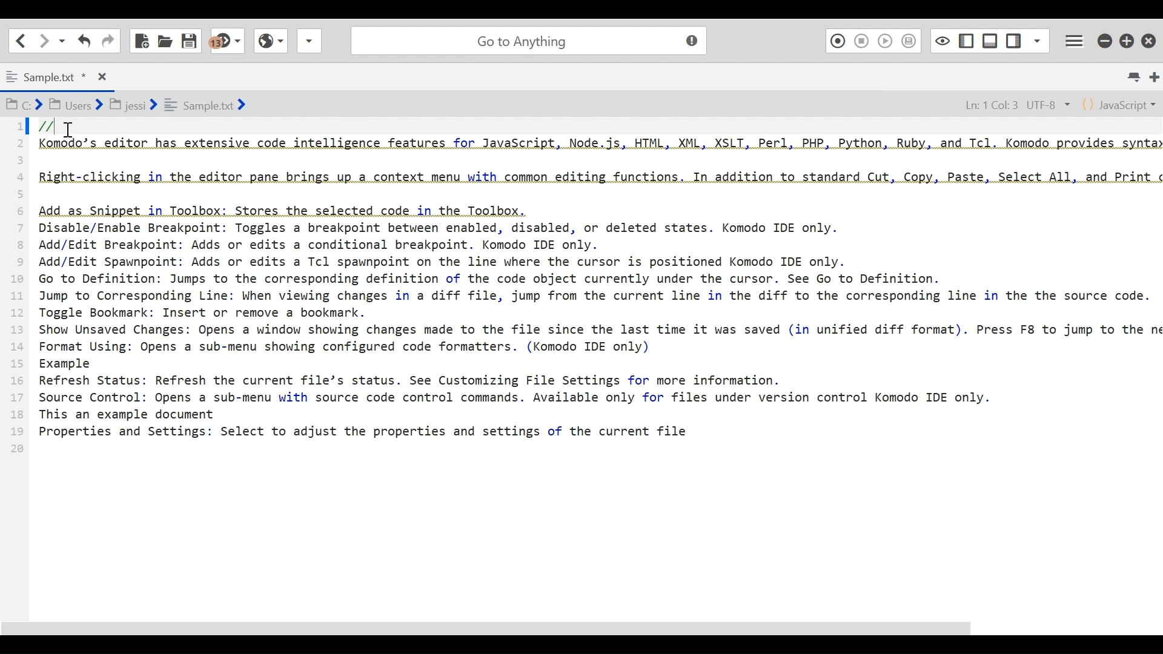 The image size is (1163, 654). Describe the element at coordinates (142, 39) in the screenshot. I see `New File` at that location.